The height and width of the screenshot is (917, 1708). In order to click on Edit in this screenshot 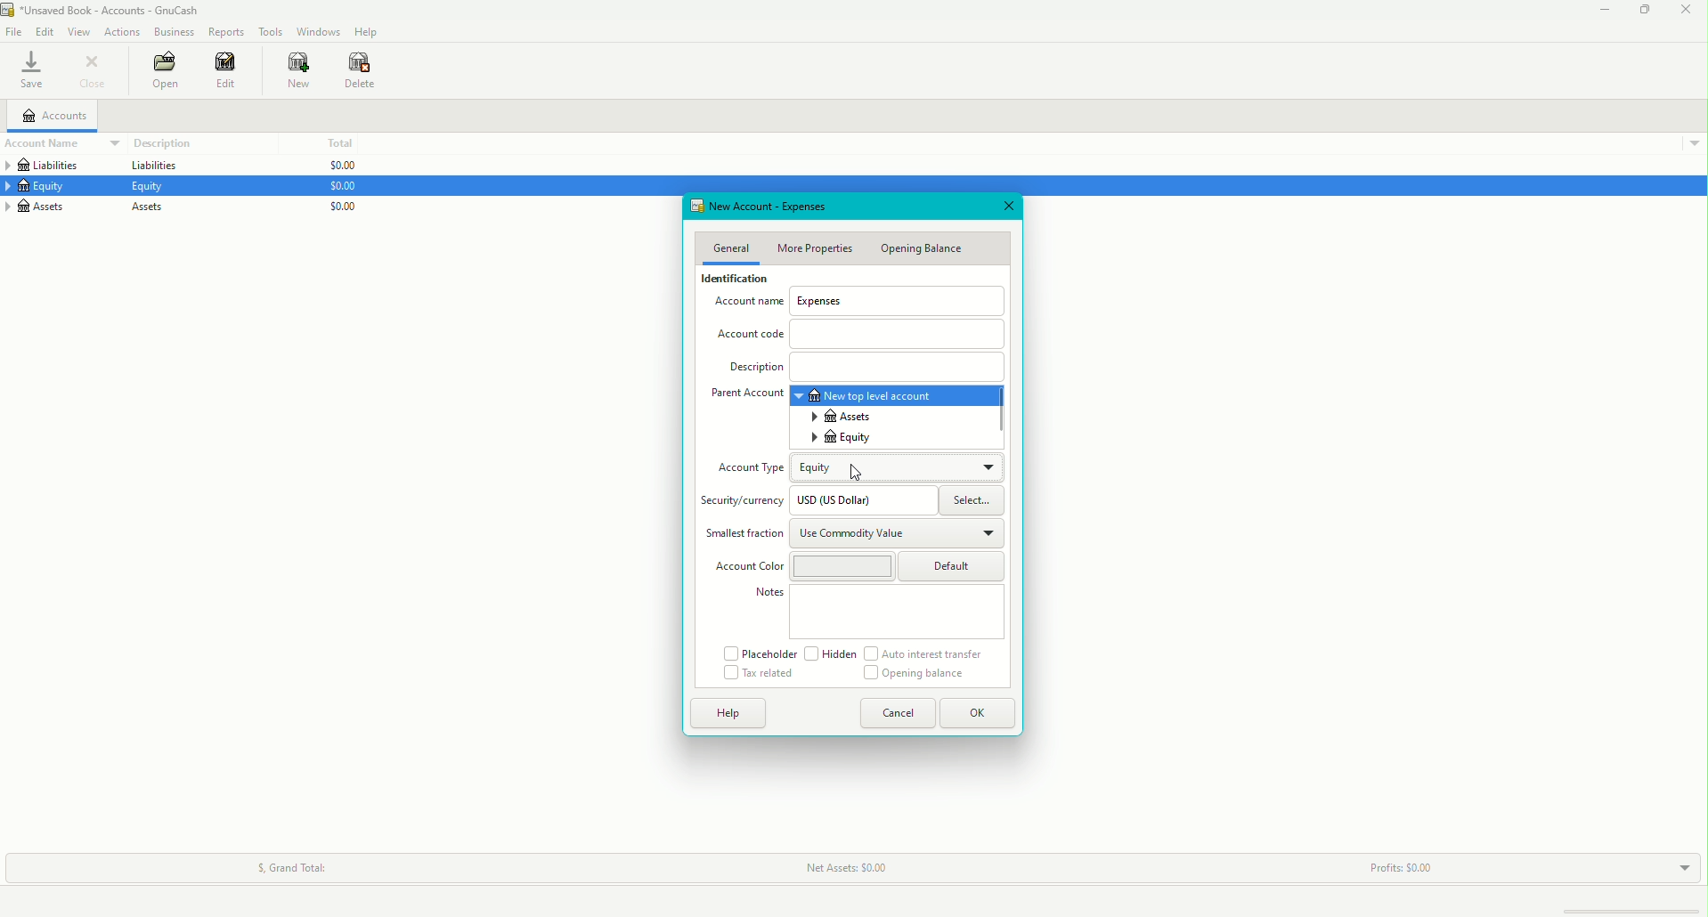, I will do `click(230, 72)`.